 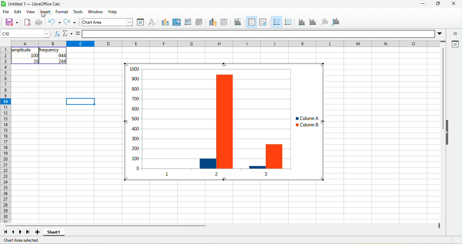 I want to click on horizontal scroll bar, so click(x=105, y=226).